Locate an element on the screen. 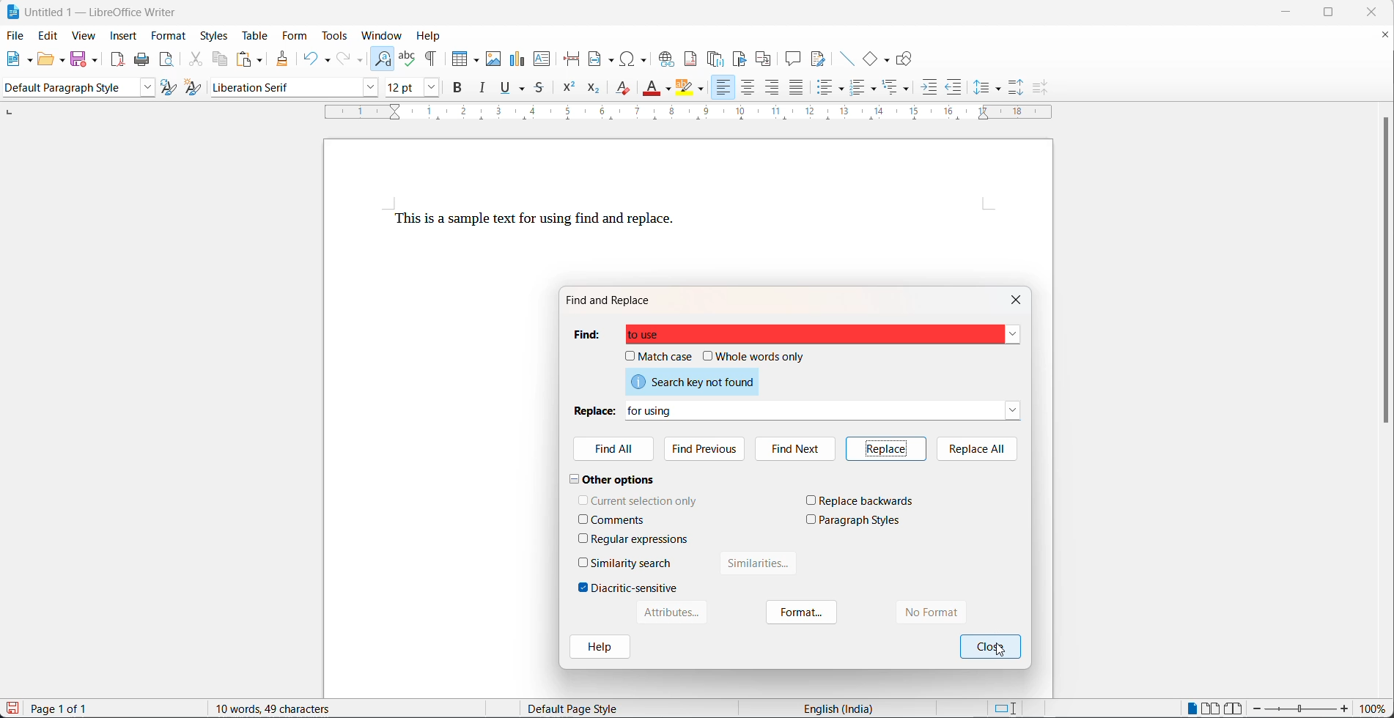 This screenshot has width=1394, height=718. close is located at coordinates (1376, 12).